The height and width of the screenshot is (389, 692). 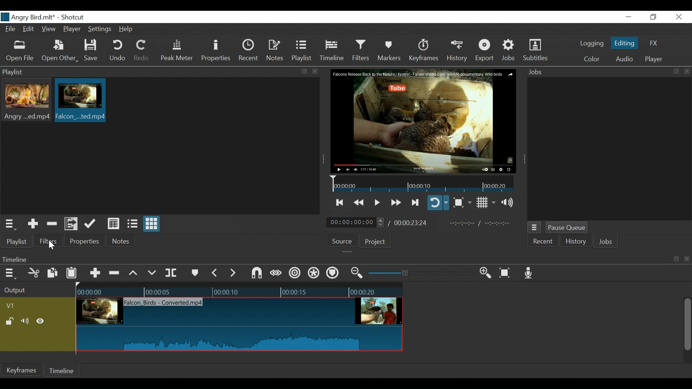 I want to click on Playlist Panel, so click(x=146, y=71).